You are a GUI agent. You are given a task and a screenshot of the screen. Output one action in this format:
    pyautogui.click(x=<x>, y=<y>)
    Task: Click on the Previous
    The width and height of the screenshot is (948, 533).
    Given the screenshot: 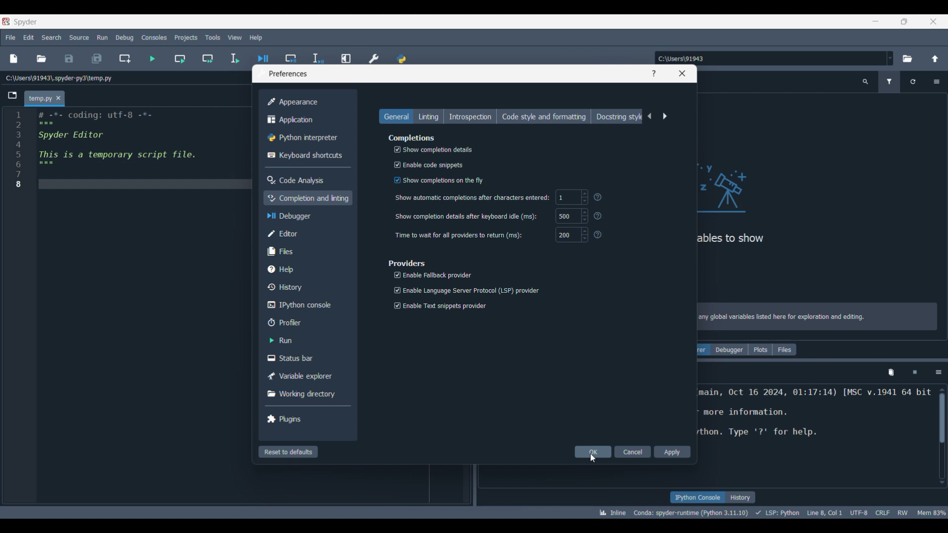 What is the action you would take?
    pyautogui.click(x=650, y=116)
    